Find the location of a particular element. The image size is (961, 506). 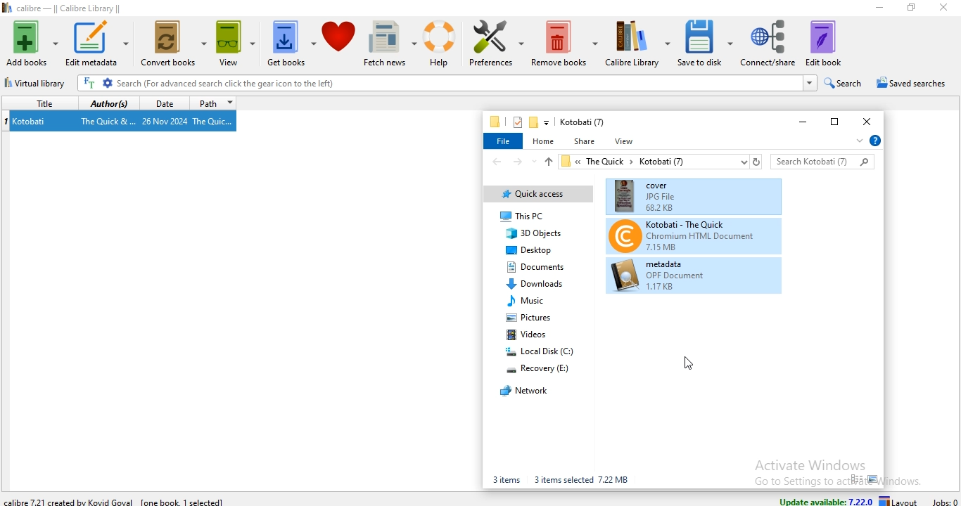

Kotobati-The Quick(book files) is located at coordinates (682, 236).